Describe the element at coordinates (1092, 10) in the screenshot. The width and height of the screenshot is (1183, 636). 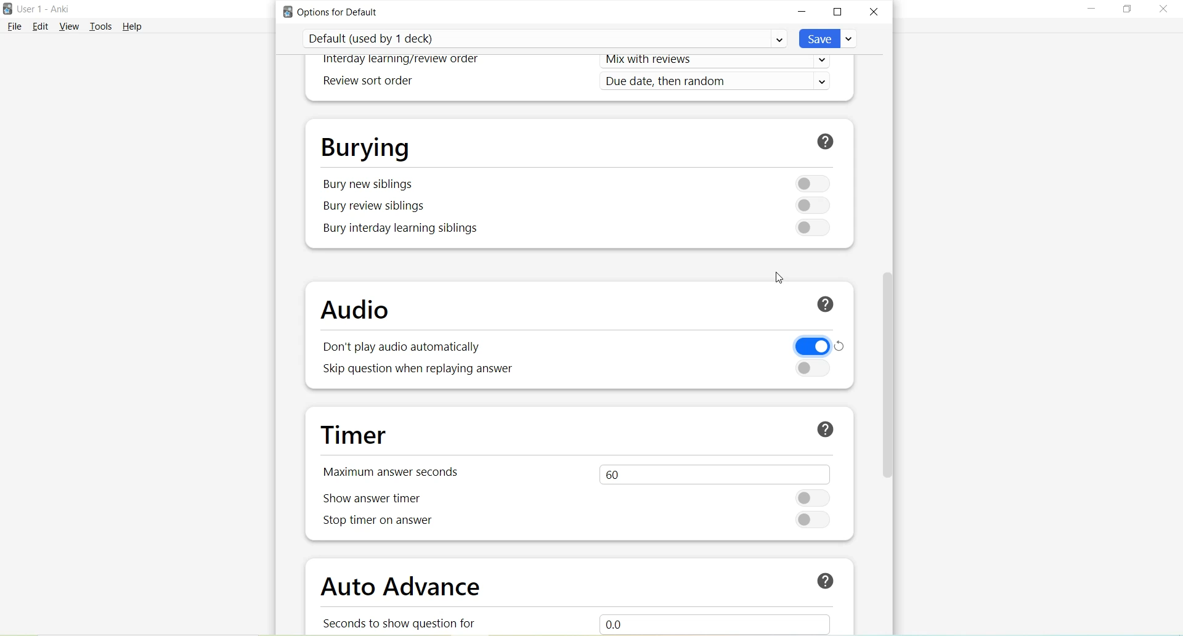
I see `Minimize` at that location.